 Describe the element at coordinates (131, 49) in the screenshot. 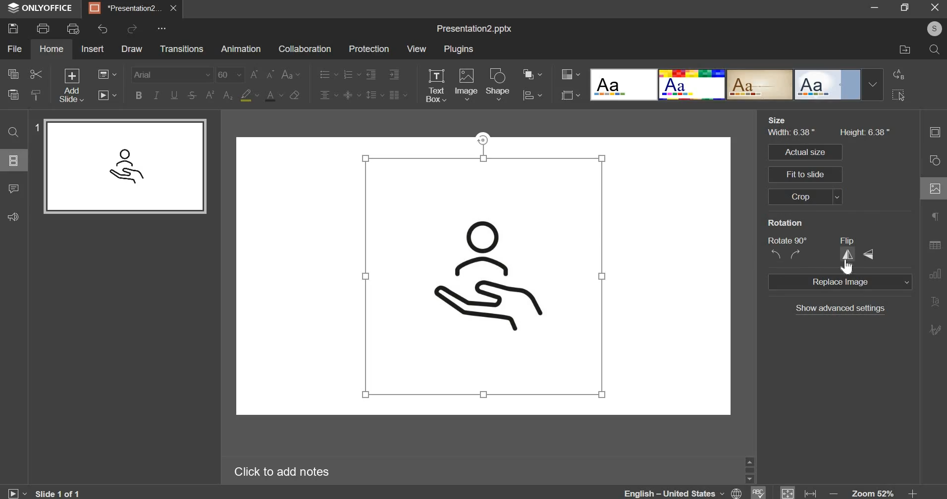

I see `draw` at that location.